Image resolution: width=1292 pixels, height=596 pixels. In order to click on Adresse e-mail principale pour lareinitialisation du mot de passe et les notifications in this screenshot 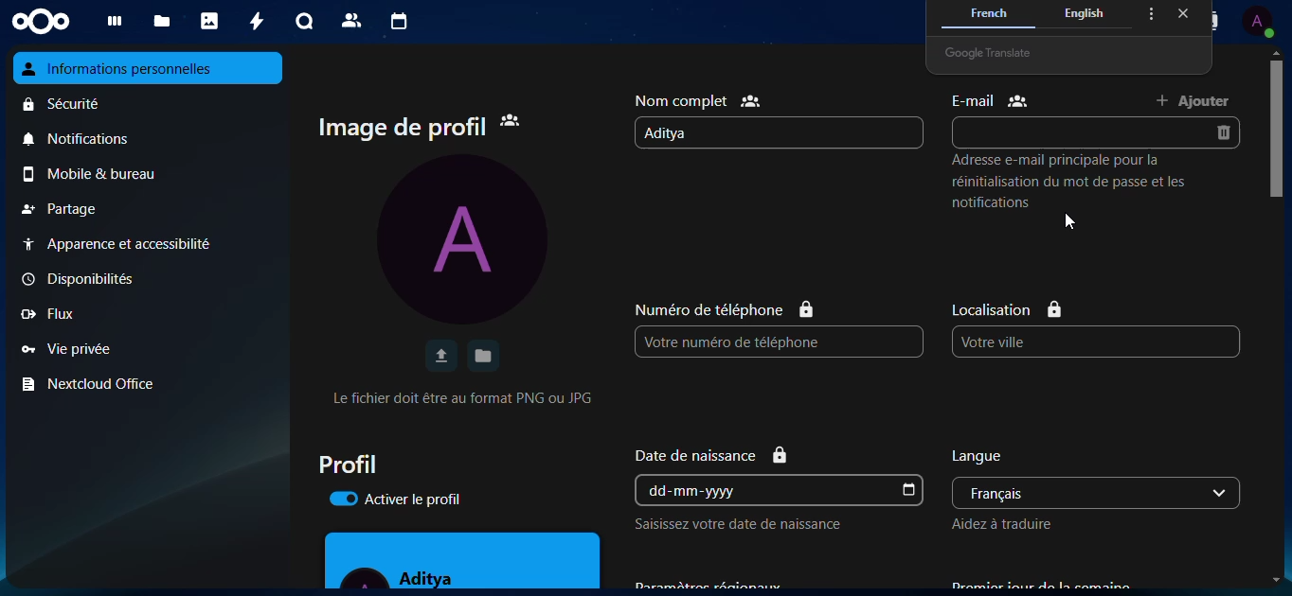, I will do `click(1074, 192)`.